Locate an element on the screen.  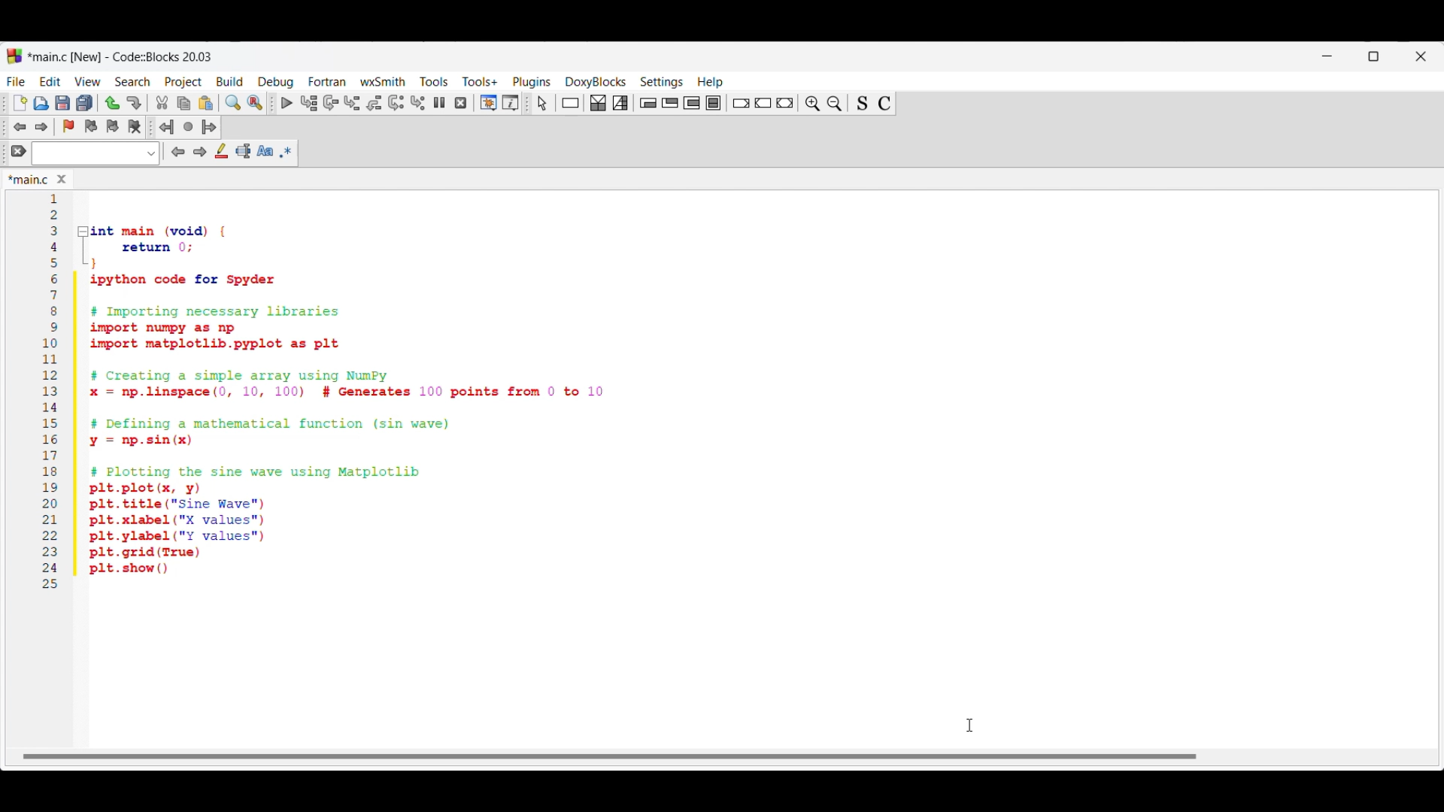
View menu is located at coordinates (87, 82).